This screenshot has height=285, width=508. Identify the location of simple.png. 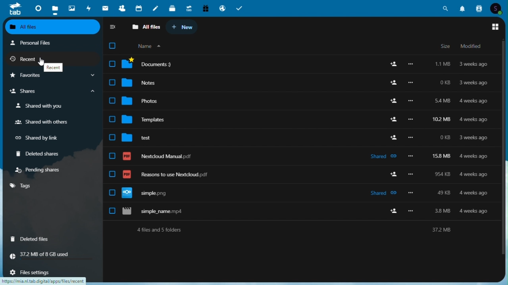
(299, 191).